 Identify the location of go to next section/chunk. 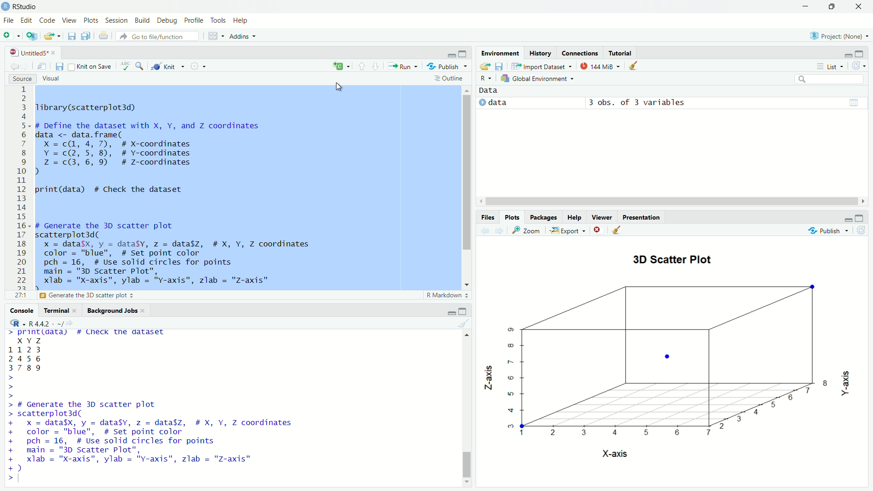
(377, 68).